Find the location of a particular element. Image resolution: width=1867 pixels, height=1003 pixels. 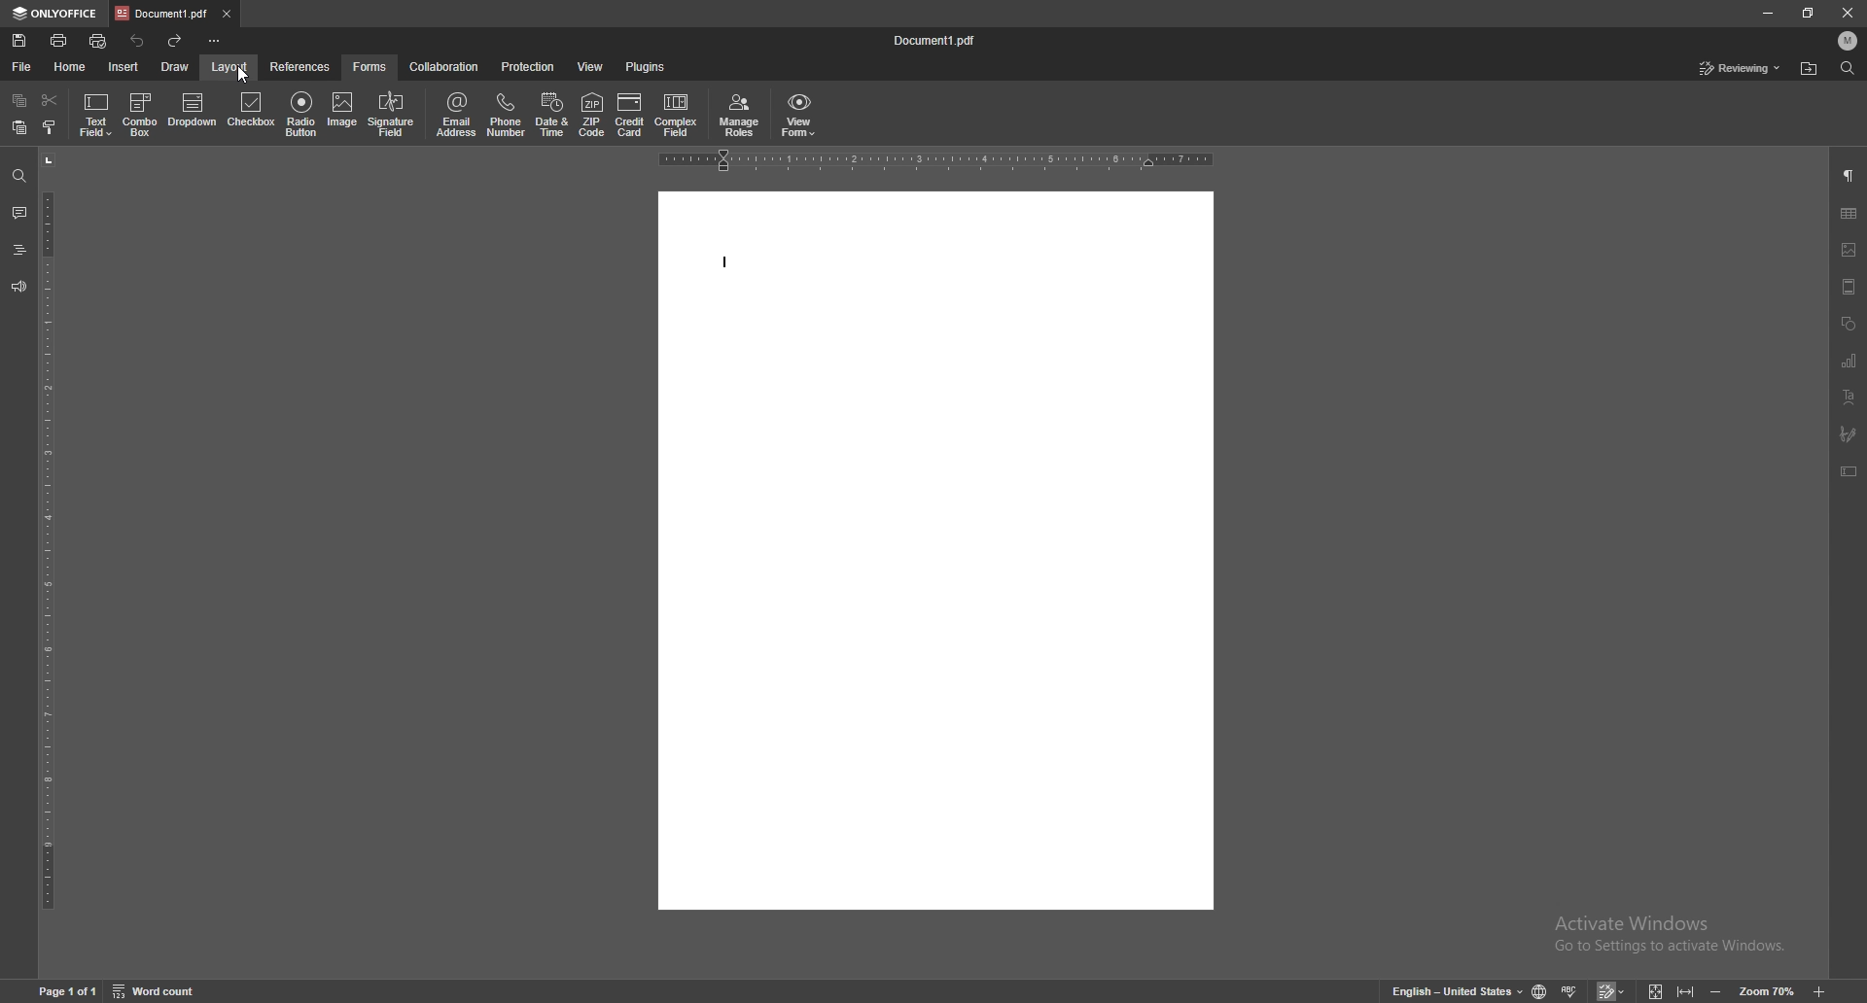

complex field is located at coordinates (679, 115).